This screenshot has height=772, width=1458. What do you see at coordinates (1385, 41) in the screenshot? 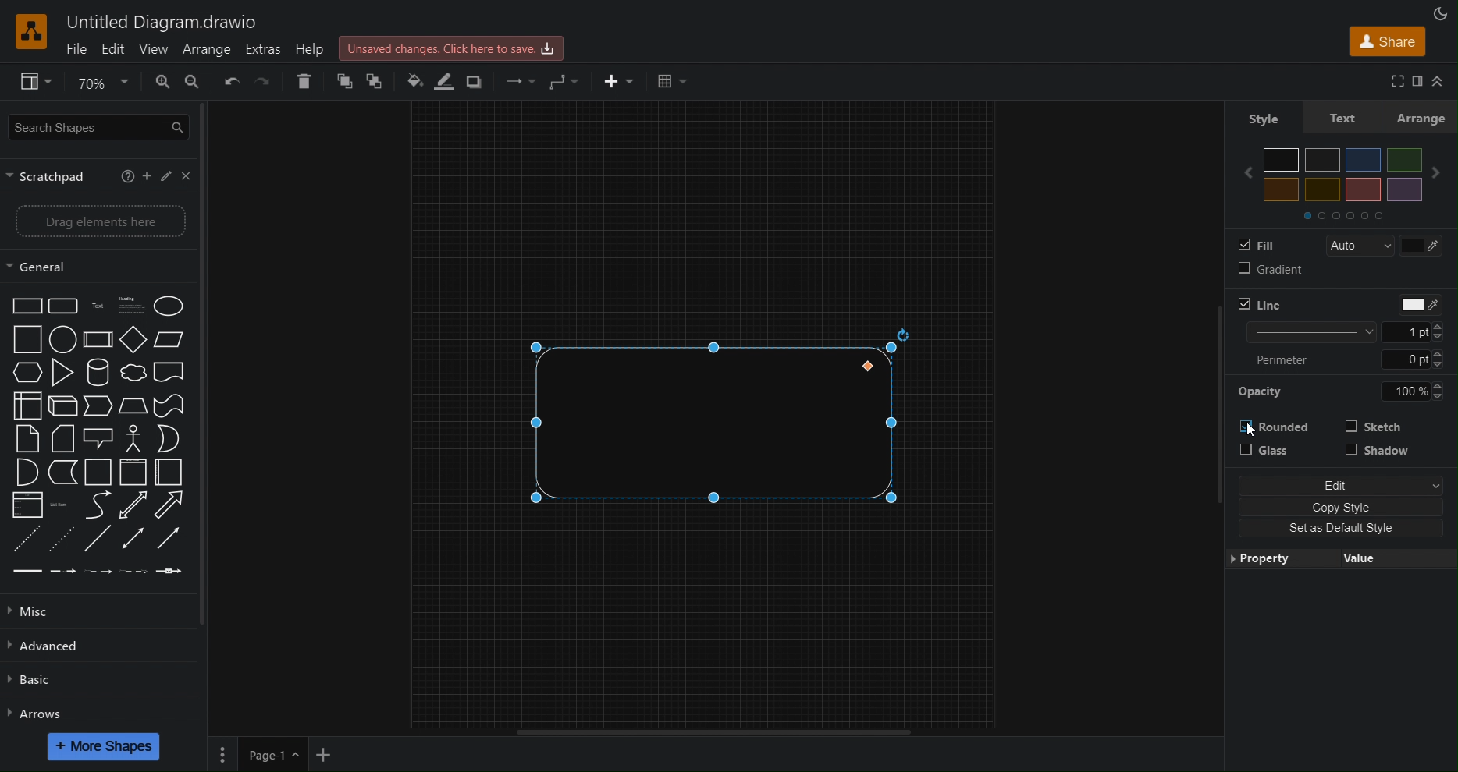
I see `Share` at bounding box center [1385, 41].